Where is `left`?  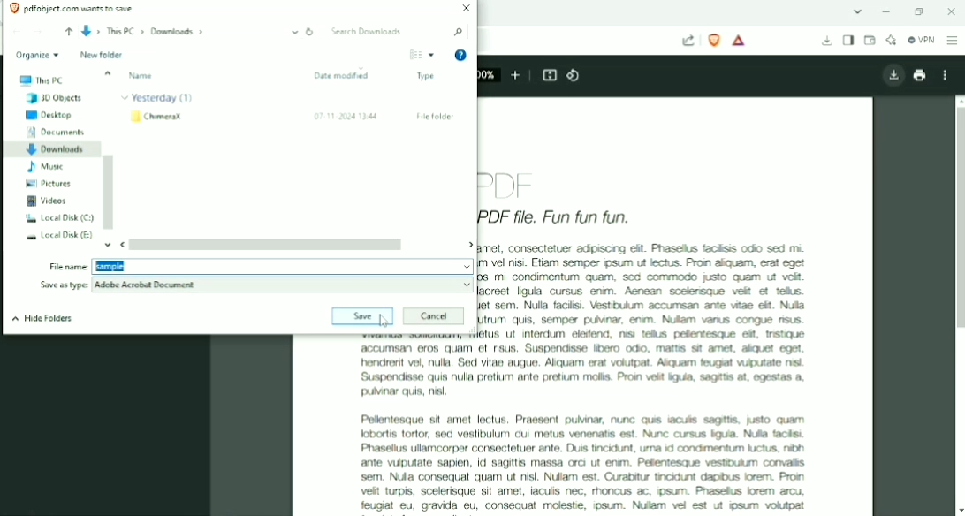 left is located at coordinates (121, 245).